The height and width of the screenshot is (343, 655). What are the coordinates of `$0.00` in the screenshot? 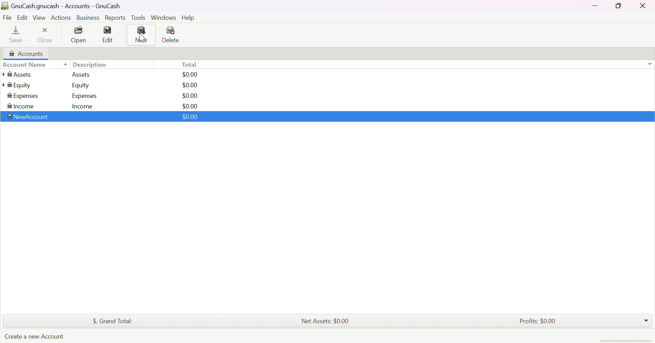 It's located at (190, 117).